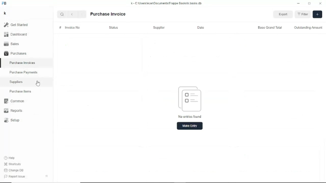  What do you see at coordinates (16, 25) in the screenshot?
I see `Get started` at bounding box center [16, 25].